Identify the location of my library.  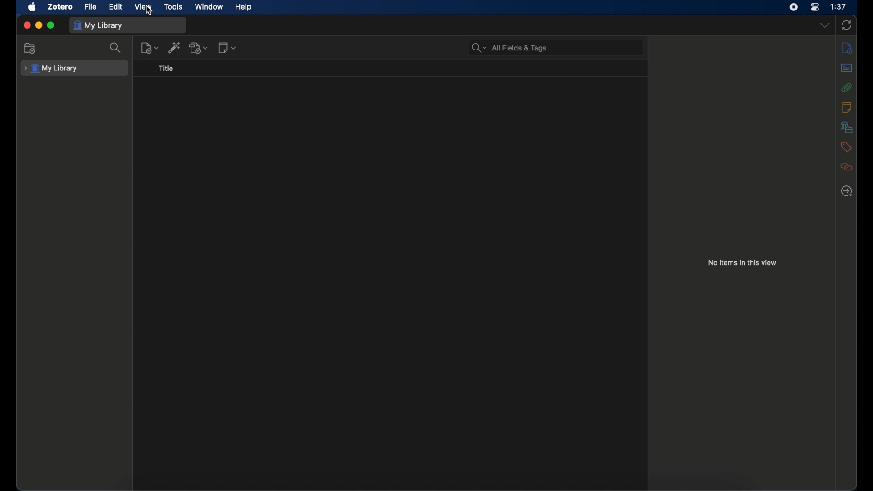
(51, 69).